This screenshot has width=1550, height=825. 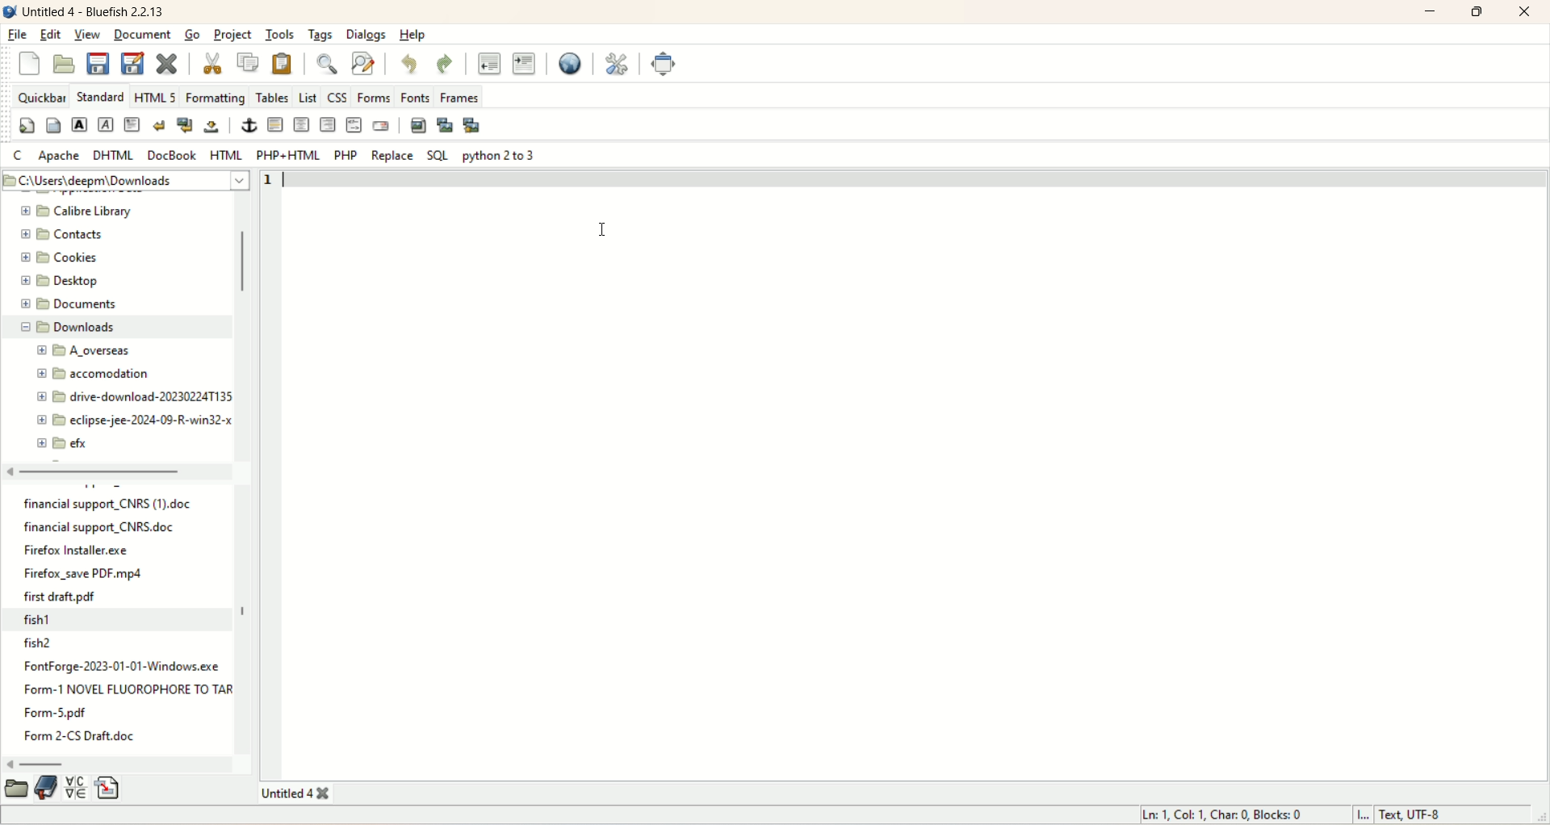 What do you see at coordinates (301, 124) in the screenshot?
I see `center` at bounding box center [301, 124].